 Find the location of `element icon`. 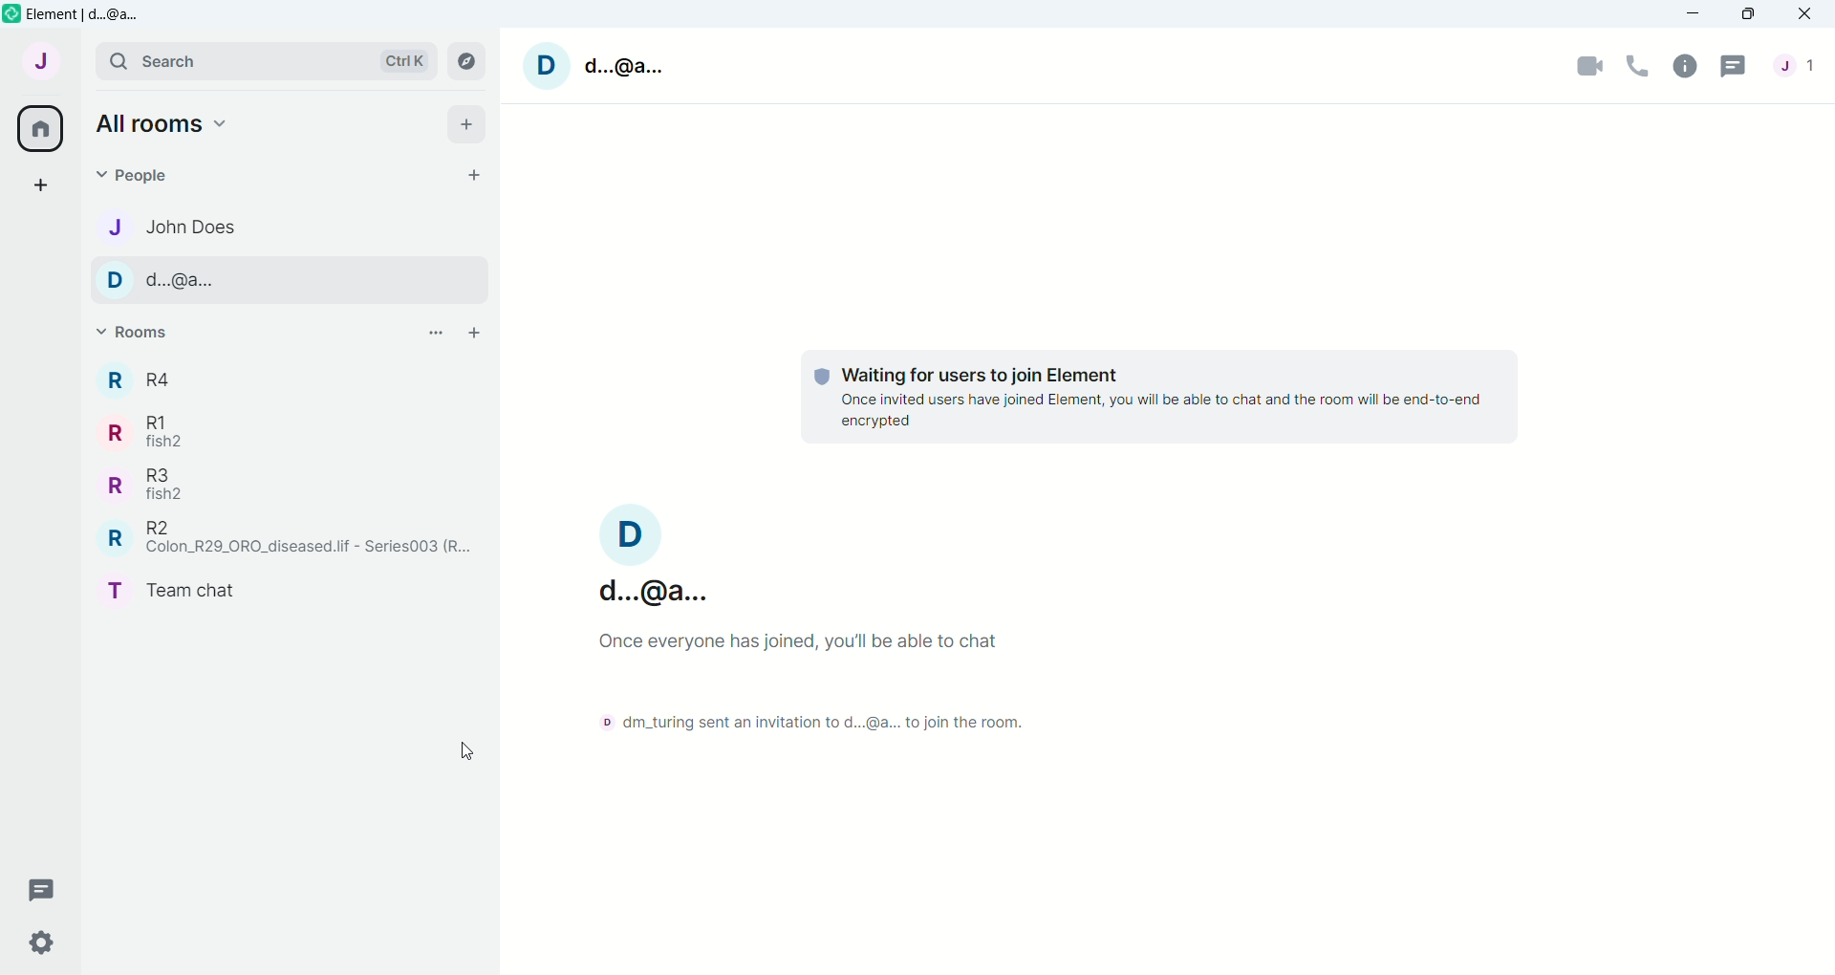

element icon is located at coordinates (11, 13).